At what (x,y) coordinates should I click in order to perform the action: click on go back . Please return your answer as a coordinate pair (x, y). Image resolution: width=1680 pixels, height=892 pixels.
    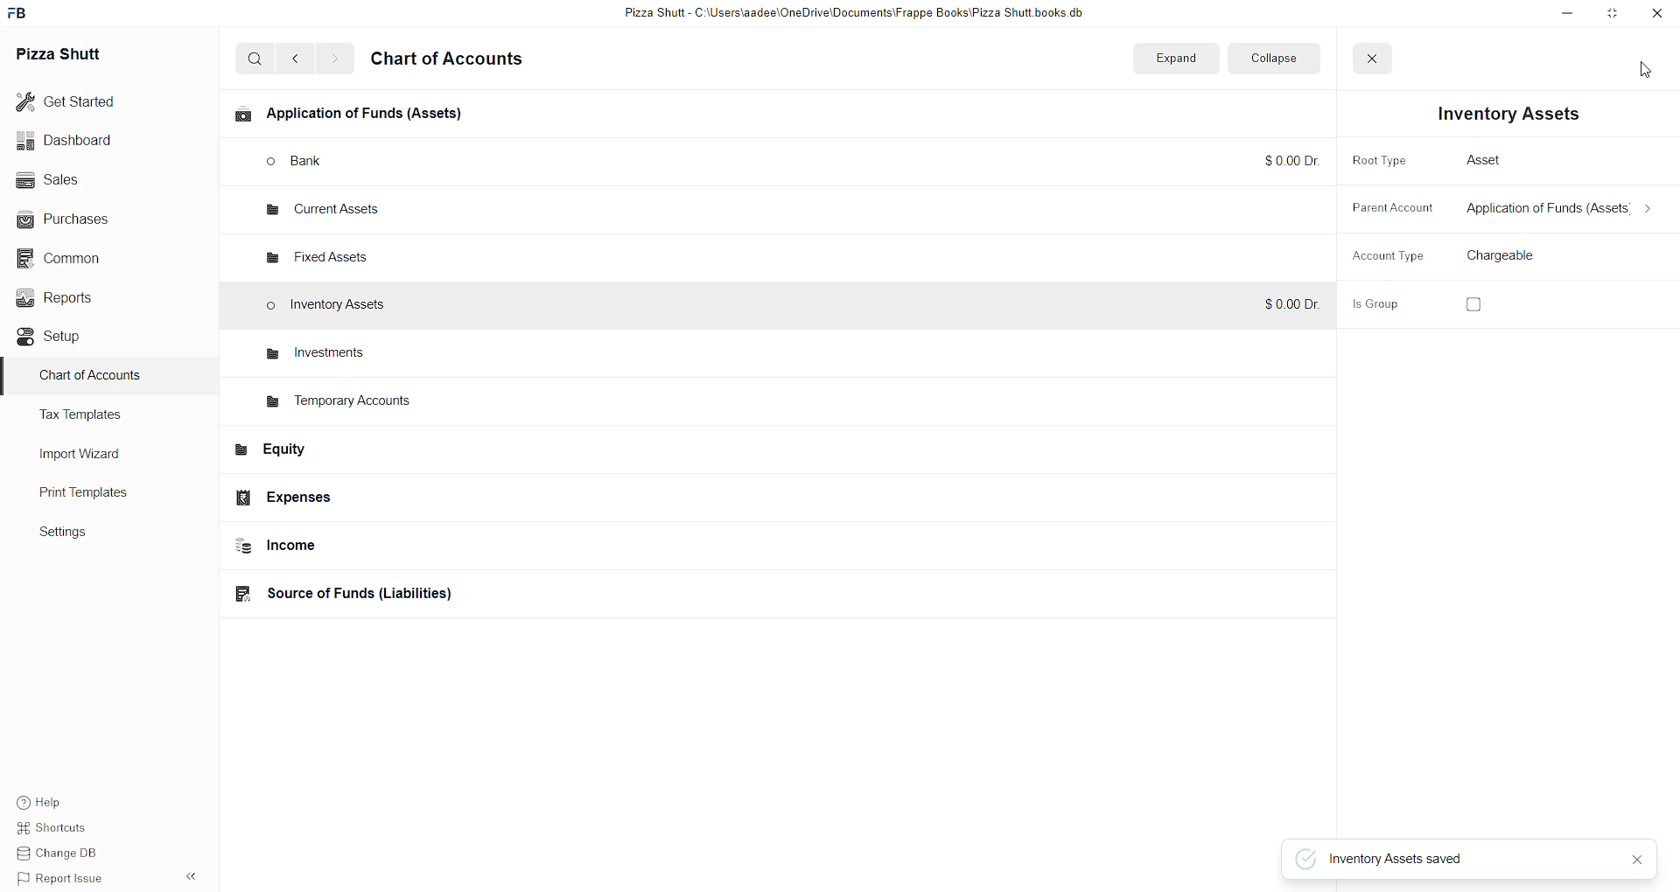
    Looking at the image, I should click on (299, 59).